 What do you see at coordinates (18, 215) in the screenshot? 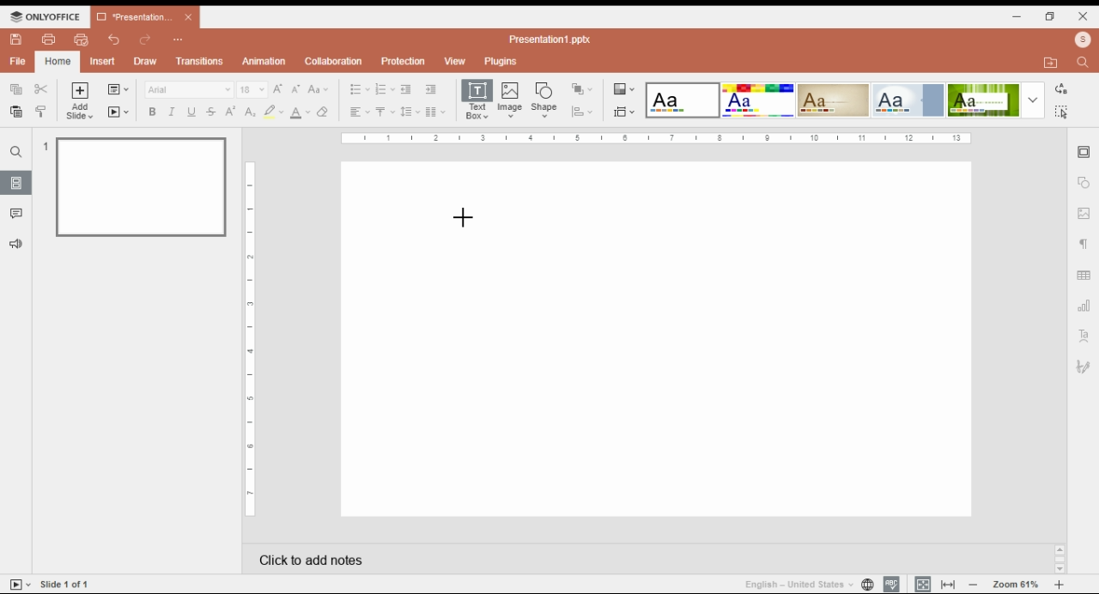
I see `comment` at bounding box center [18, 215].